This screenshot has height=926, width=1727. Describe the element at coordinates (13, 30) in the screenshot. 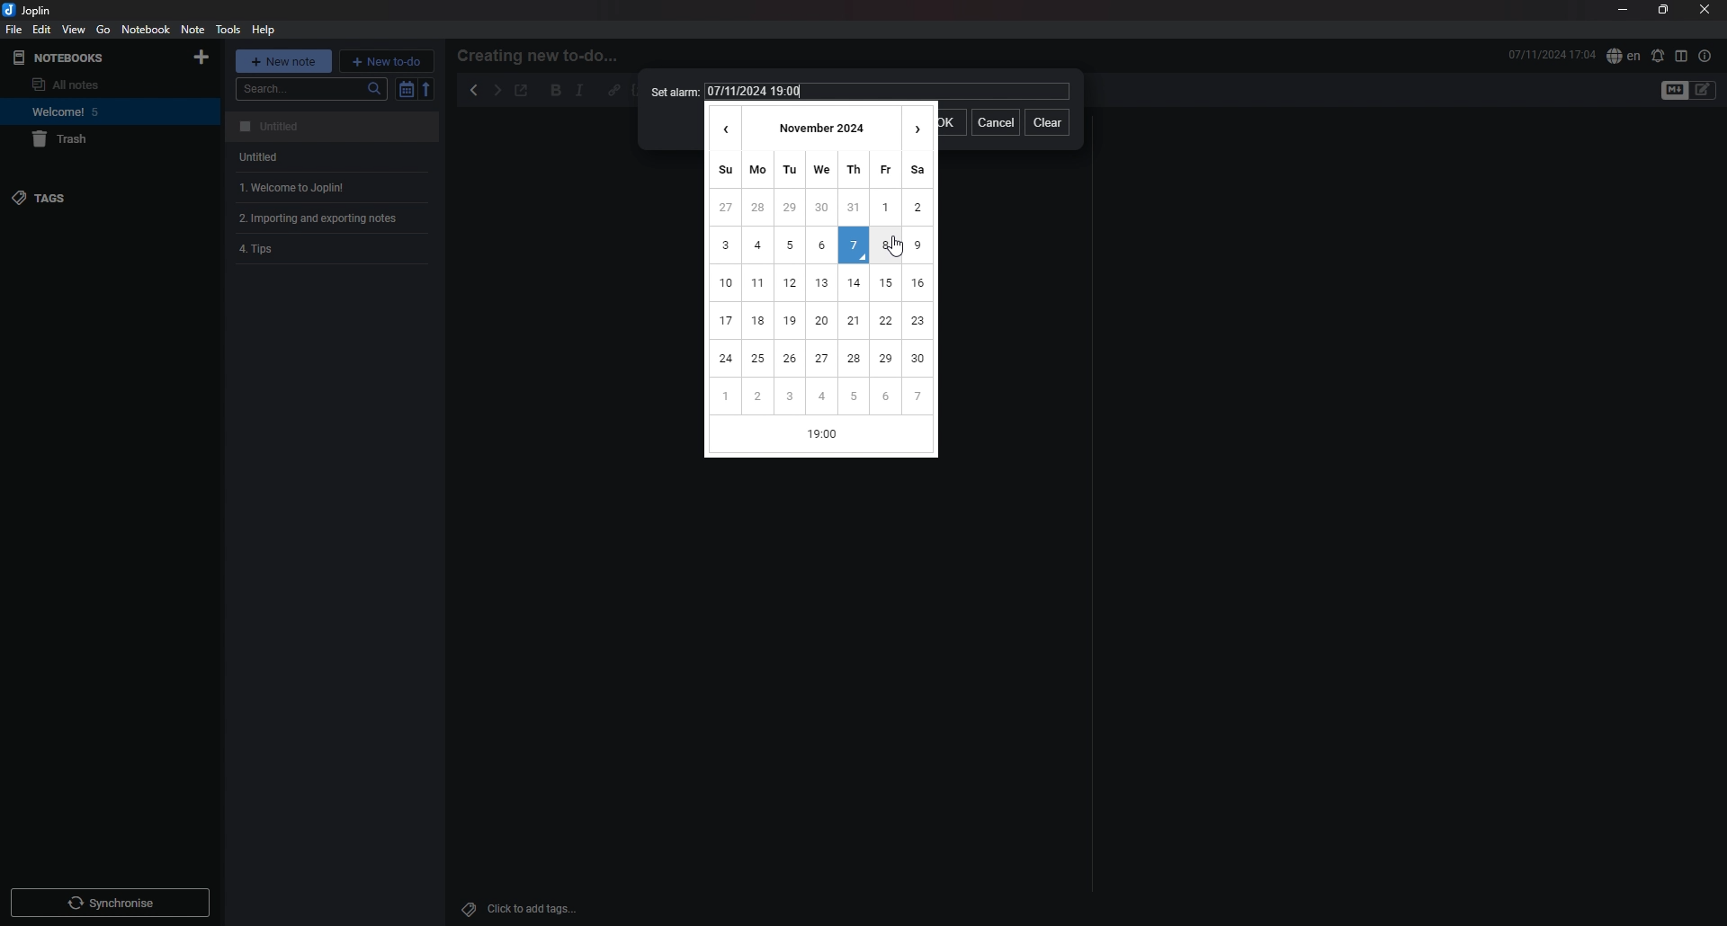

I see `file` at that location.